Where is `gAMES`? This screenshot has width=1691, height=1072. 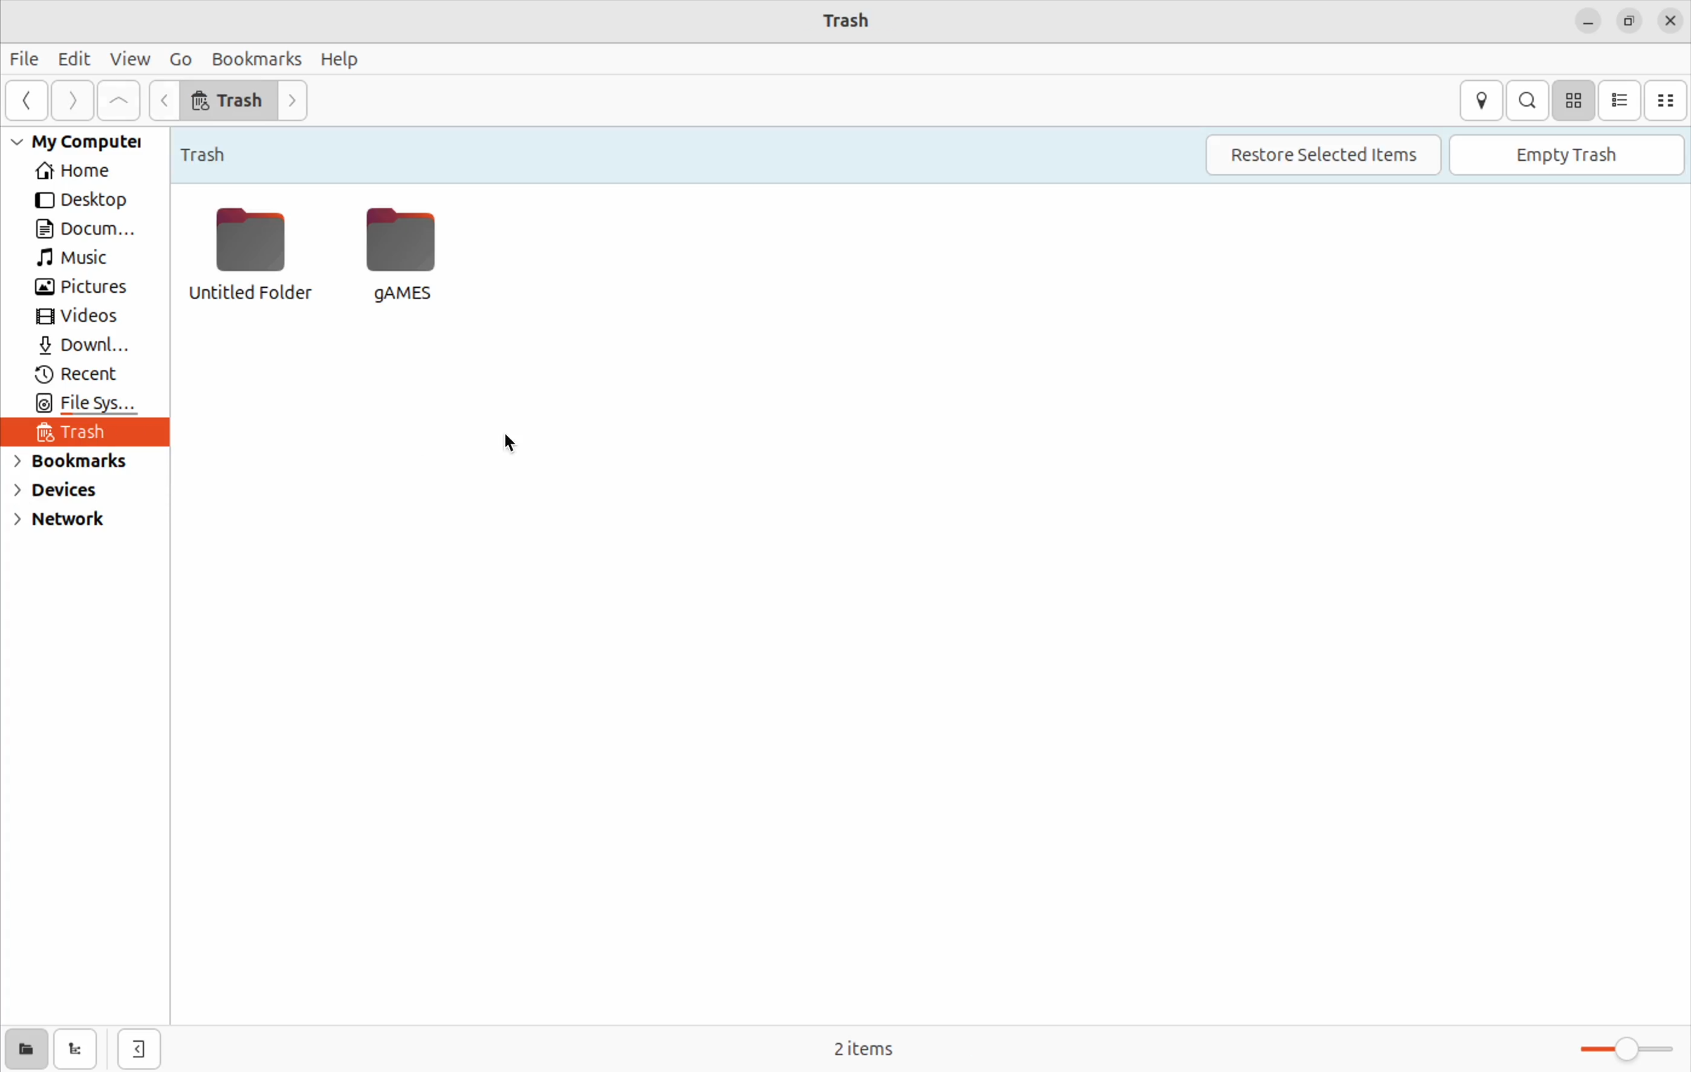
gAMES is located at coordinates (407, 253).